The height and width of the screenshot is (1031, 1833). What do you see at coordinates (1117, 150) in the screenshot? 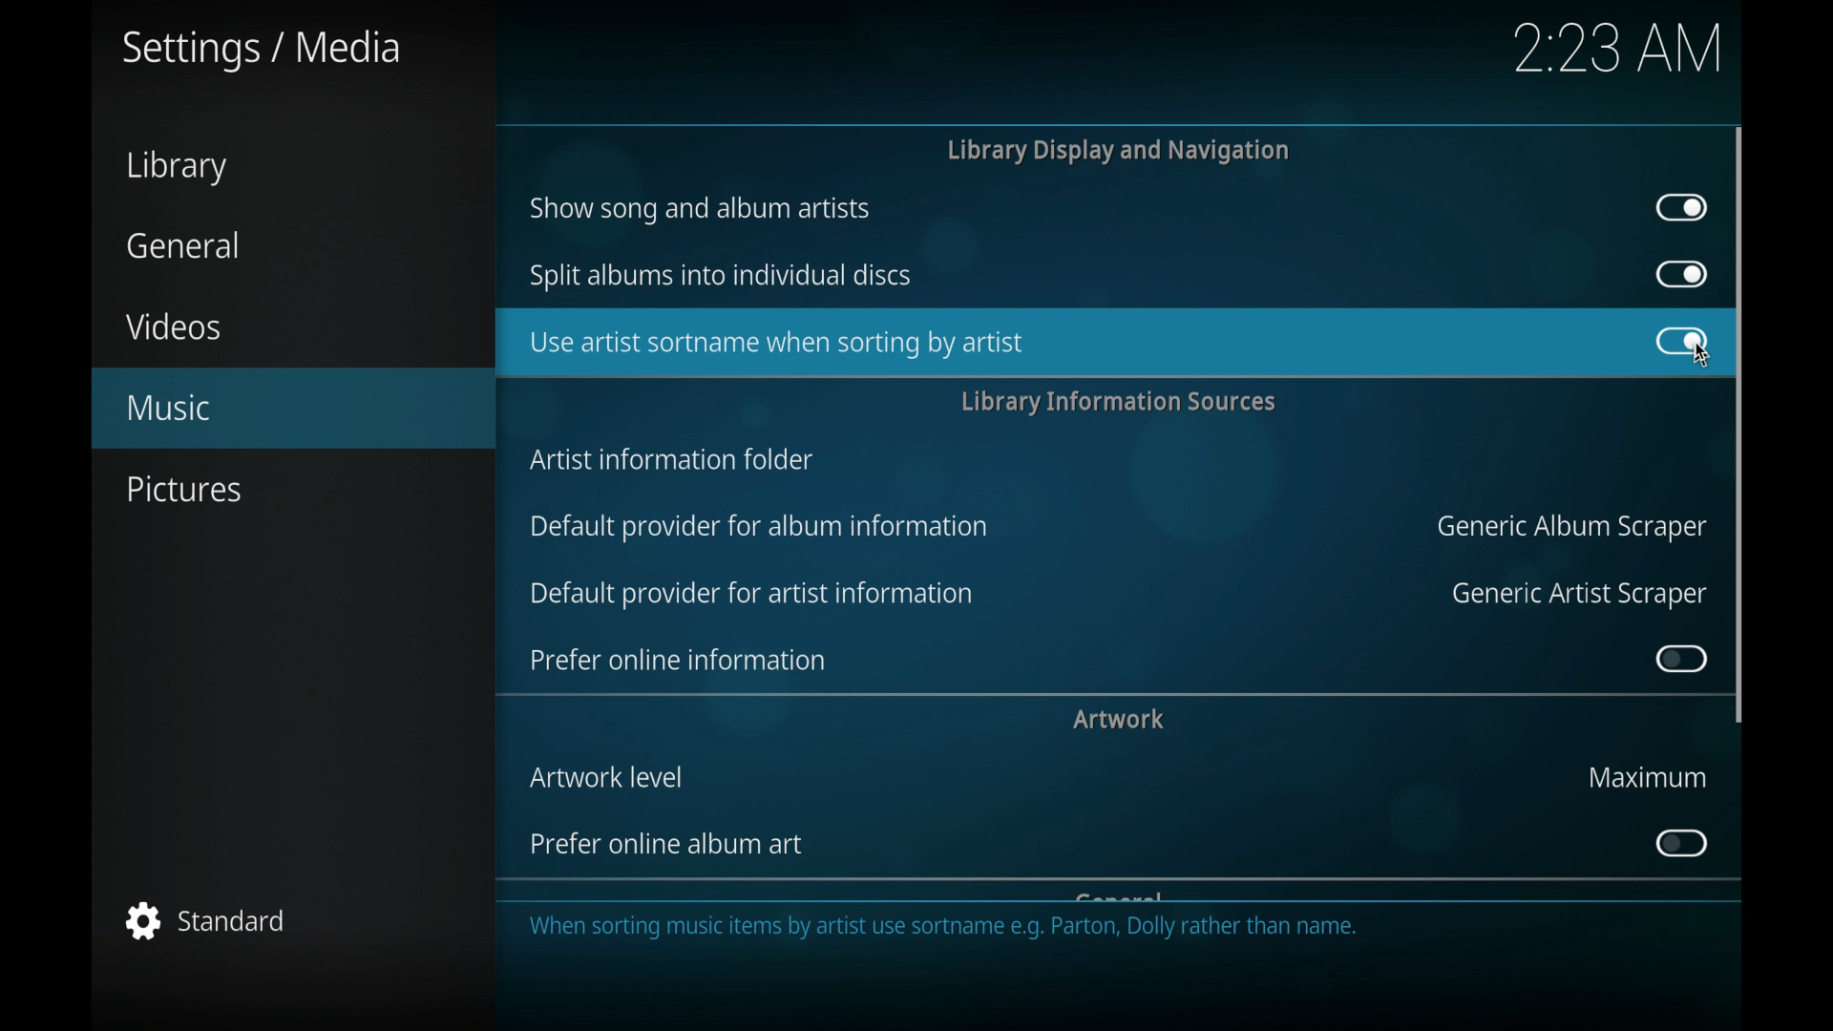
I see `library display and navigation` at bounding box center [1117, 150].